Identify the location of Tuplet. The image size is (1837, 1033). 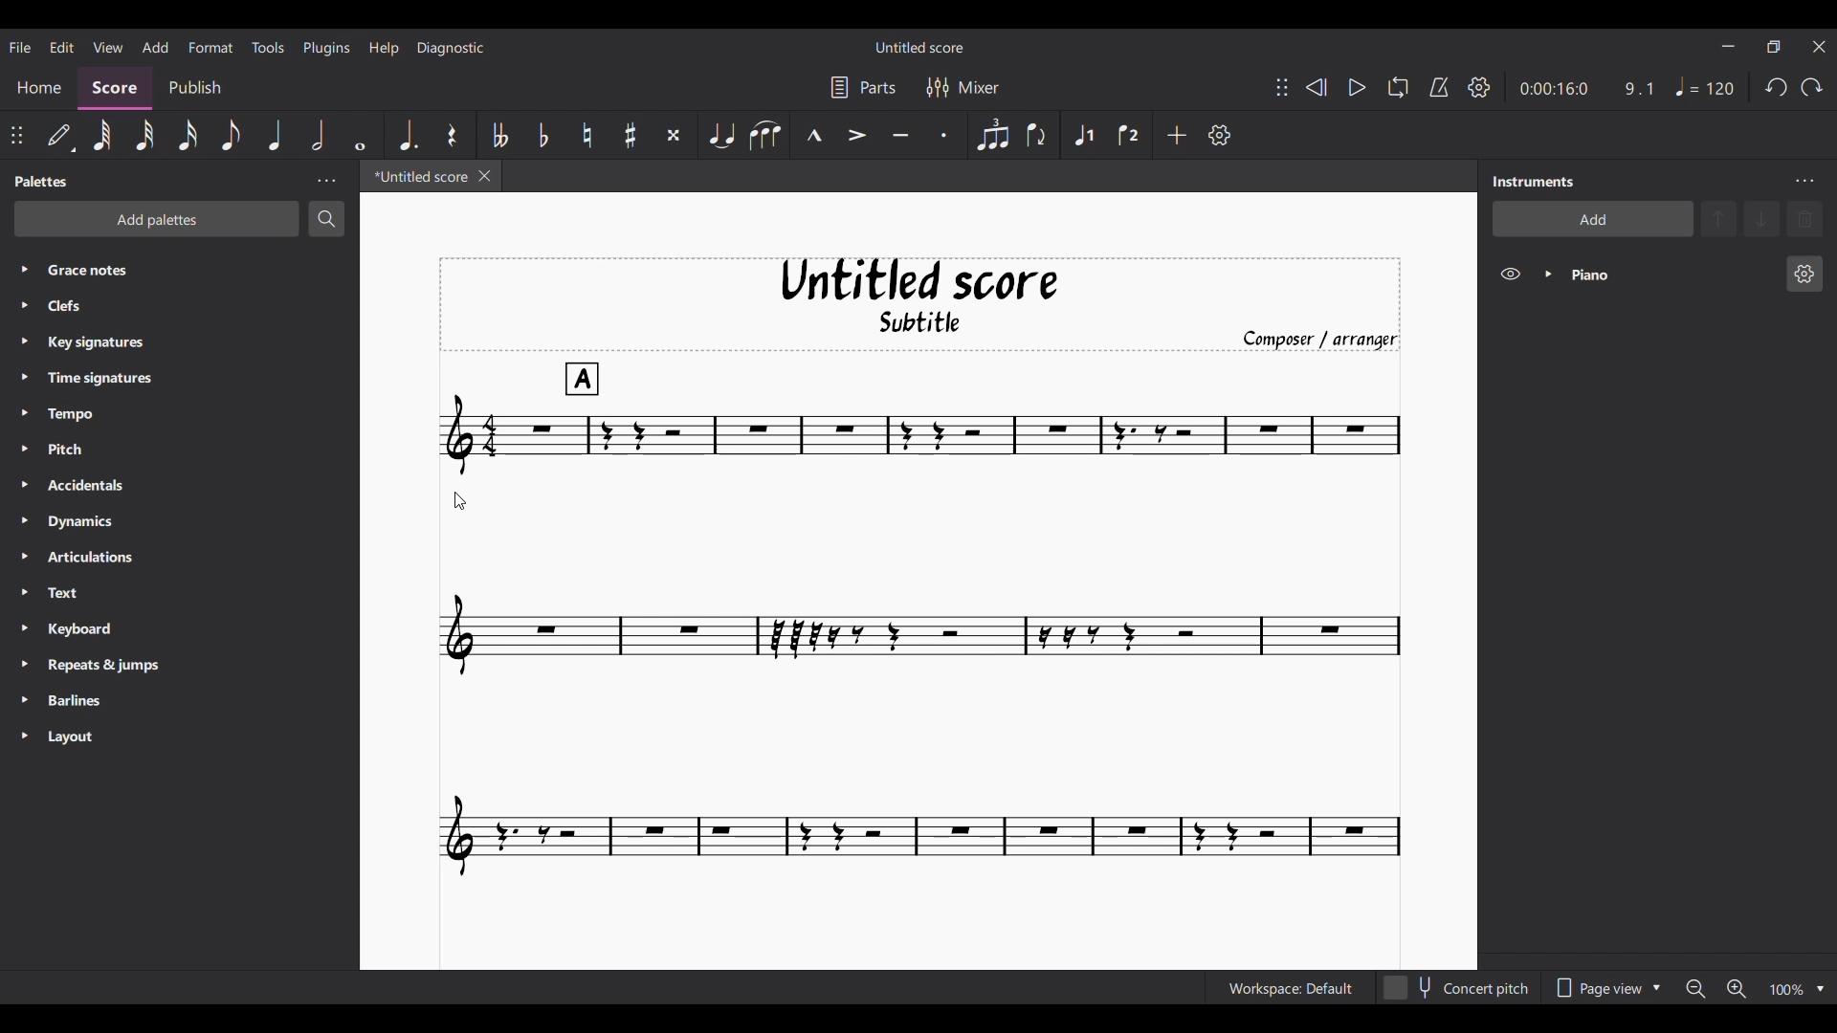
(993, 136).